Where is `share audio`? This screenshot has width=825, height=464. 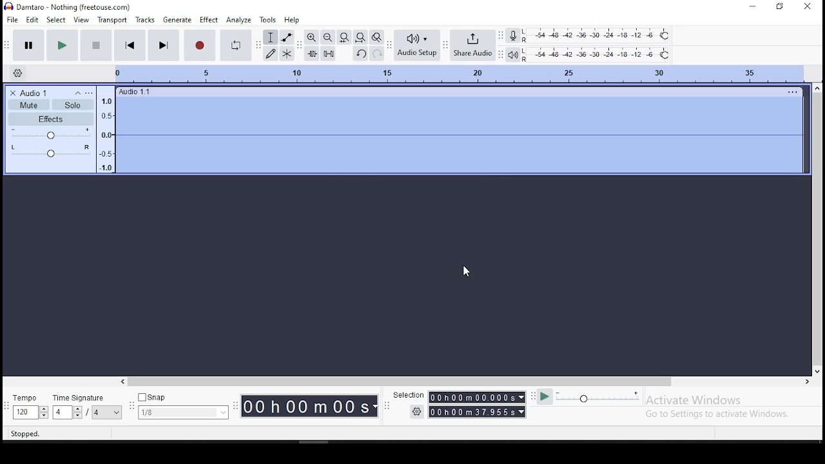 share audio is located at coordinates (473, 46).